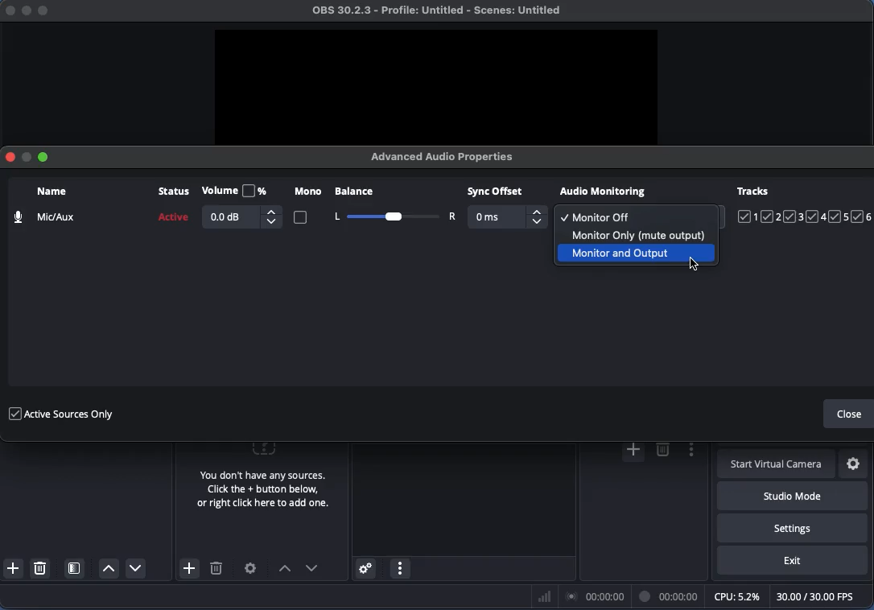 The width and height of the screenshot is (874, 610). What do you see at coordinates (188, 568) in the screenshot?
I see `Add source` at bounding box center [188, 568].